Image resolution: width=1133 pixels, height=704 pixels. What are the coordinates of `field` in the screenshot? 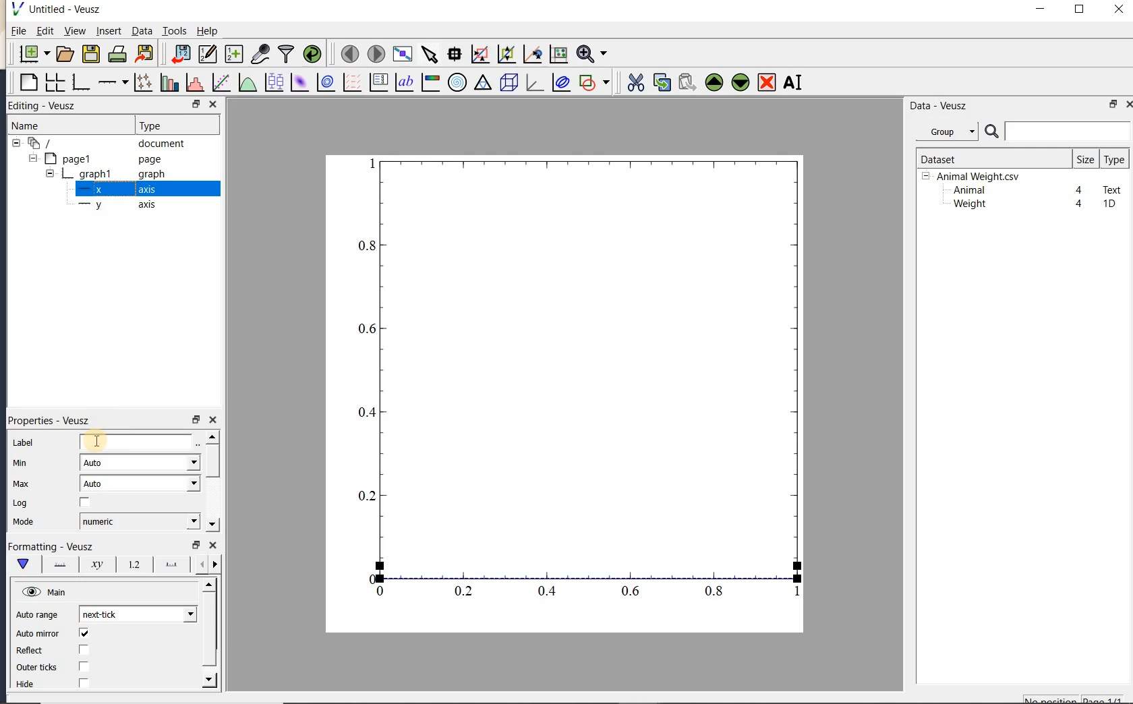 It's located at (138, 443).